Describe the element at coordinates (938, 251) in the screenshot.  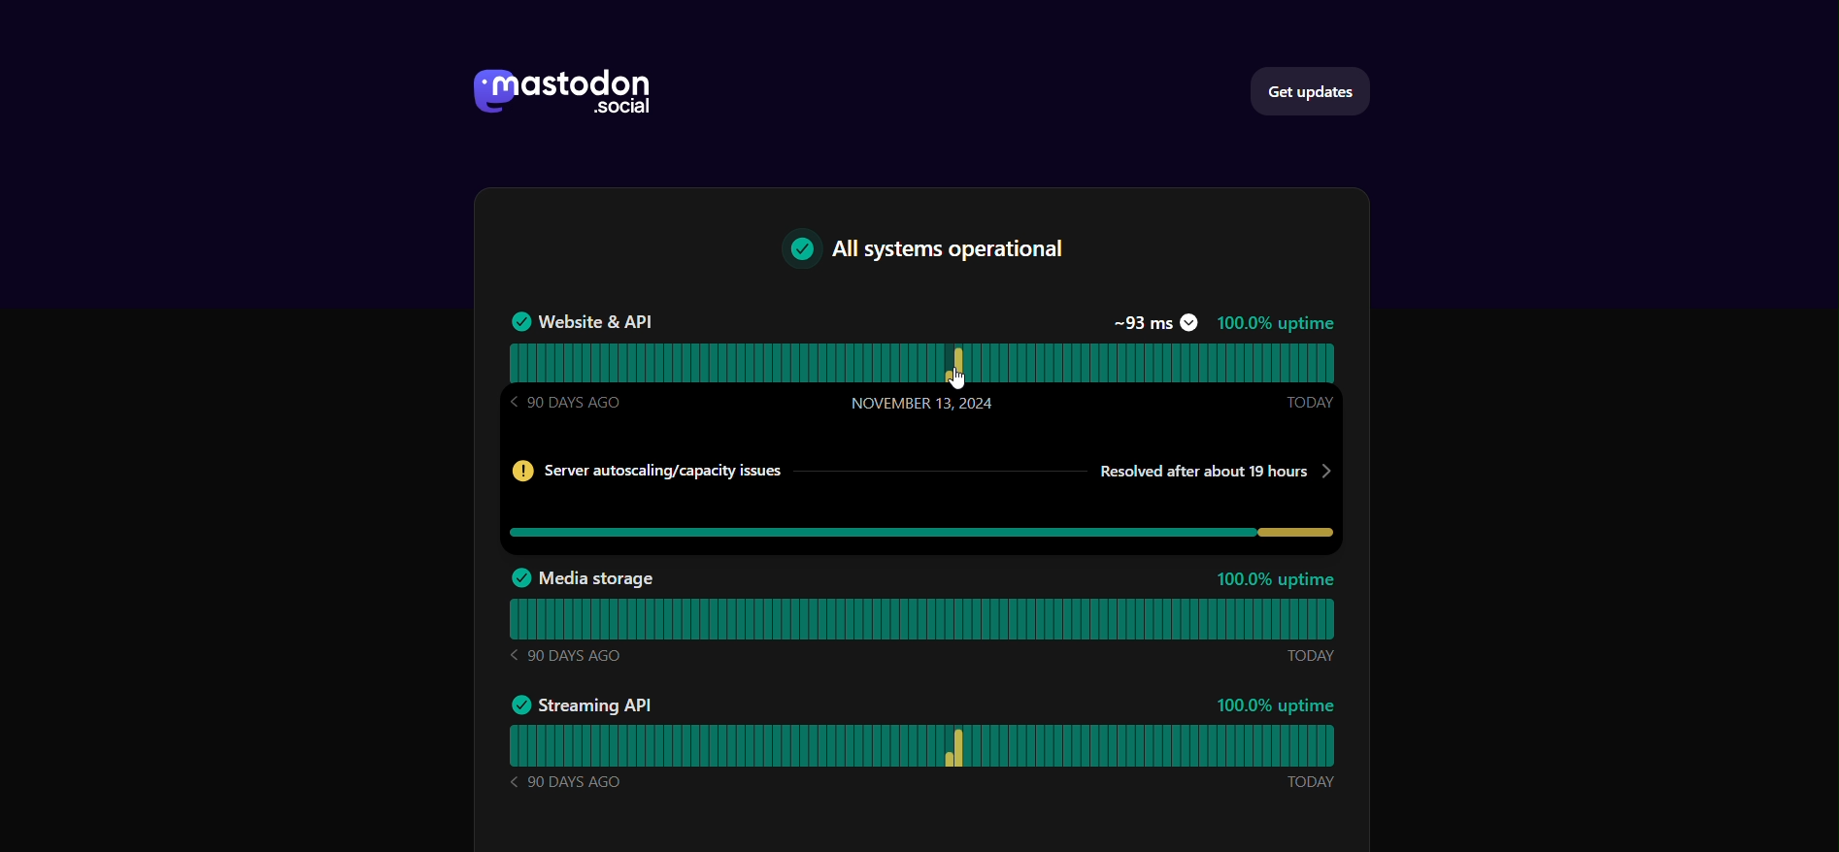
I see `text` at that location.